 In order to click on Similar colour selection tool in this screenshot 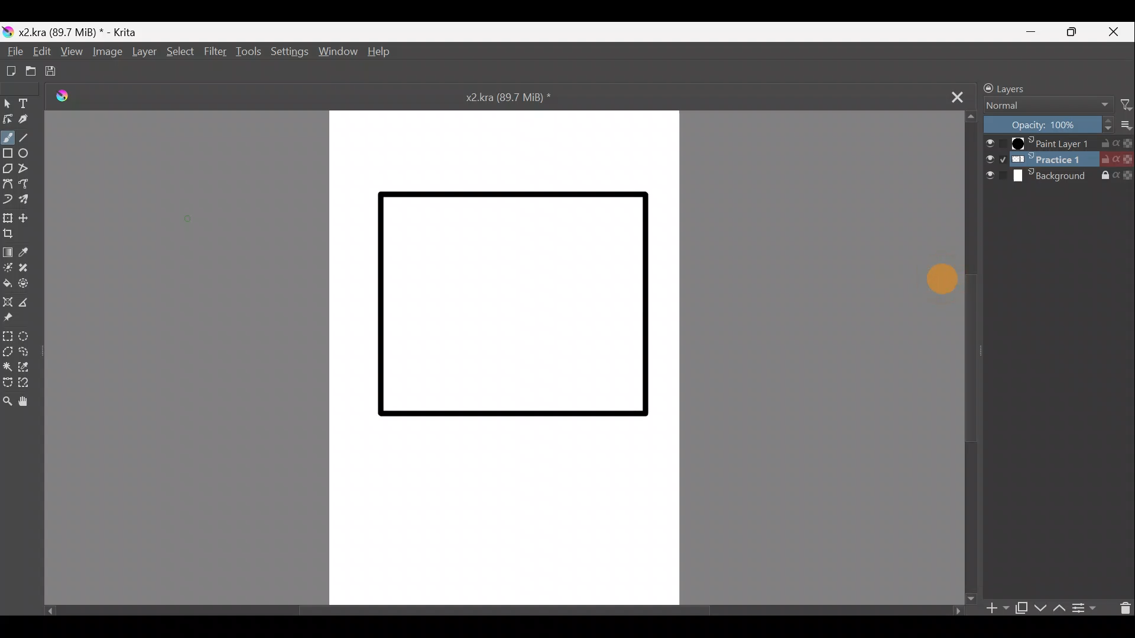, I will do `click(31, 366)`.